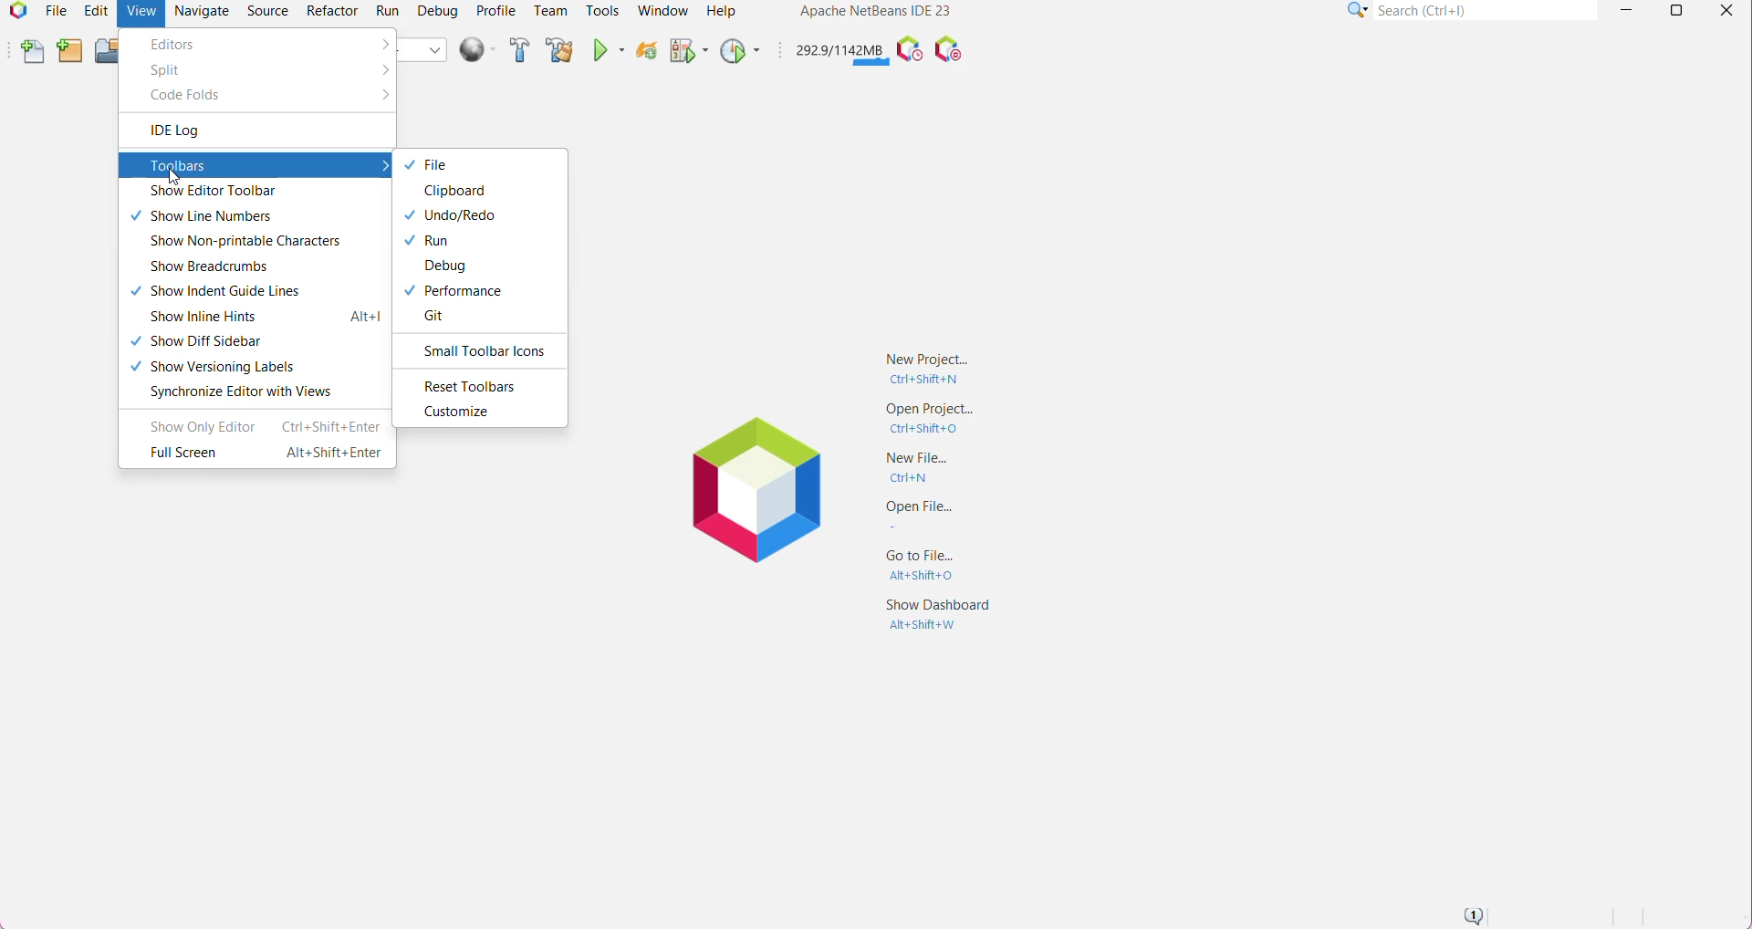  Describe the element at coordinates (470, 387) in the screenshot. I see `Reset Toolbars` at that location.